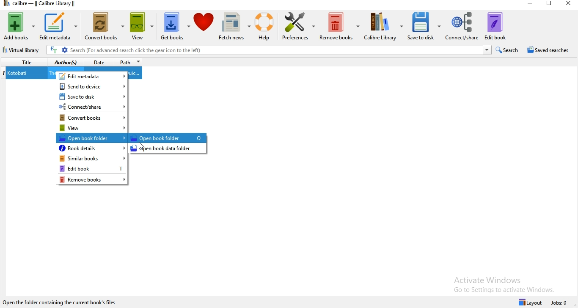 The height and width of the screenshot is (308, 578). I want to click on open book folder, so click(168, 138).